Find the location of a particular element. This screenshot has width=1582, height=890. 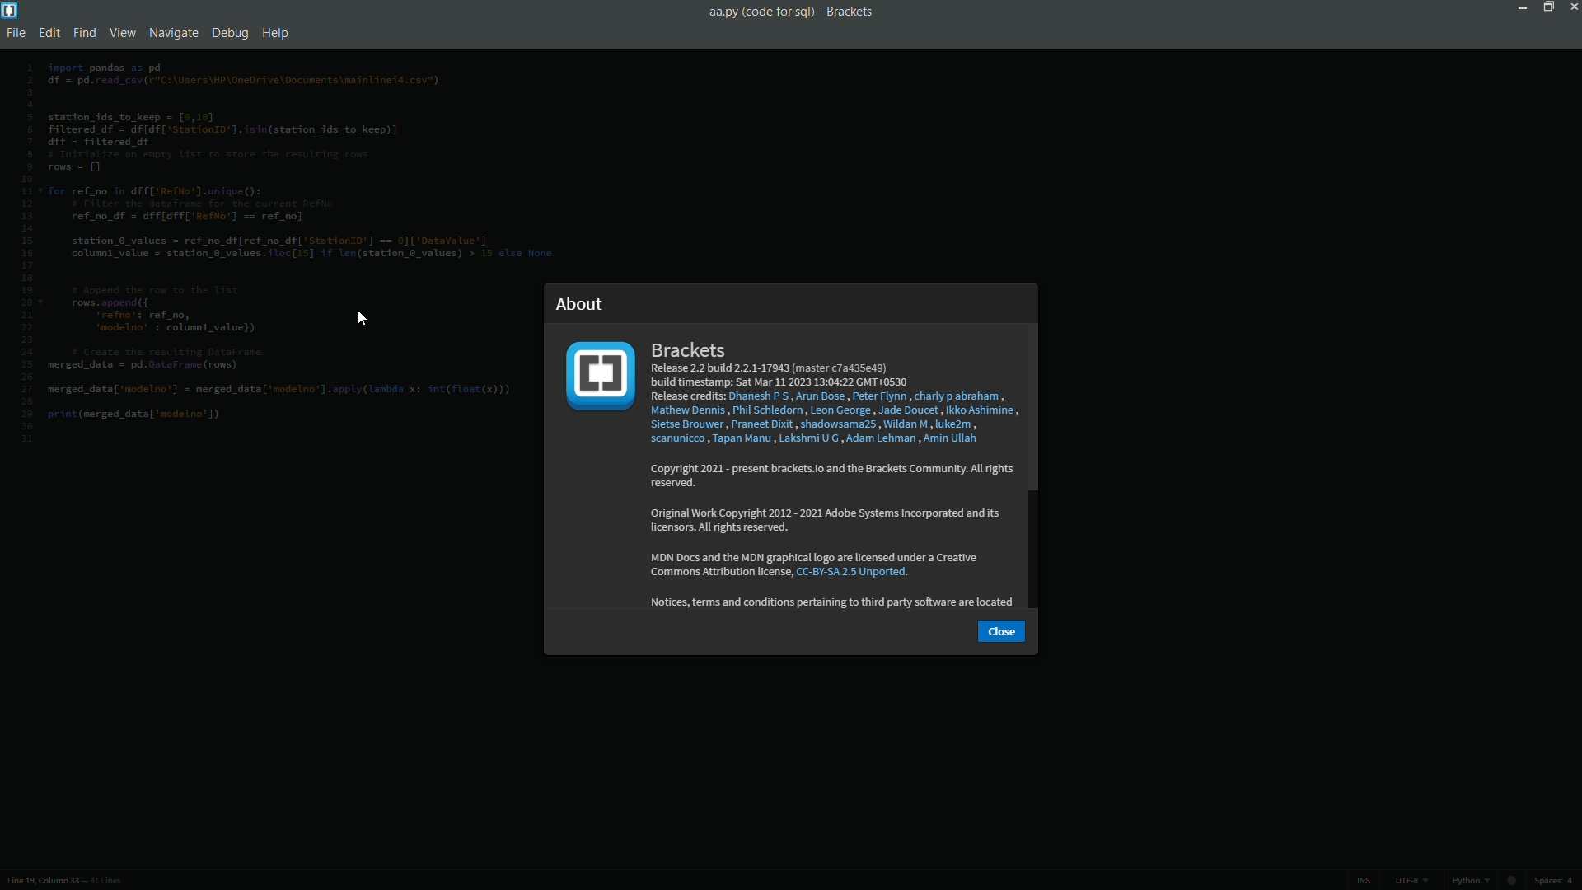

space is located at coordinates (1556, 880).